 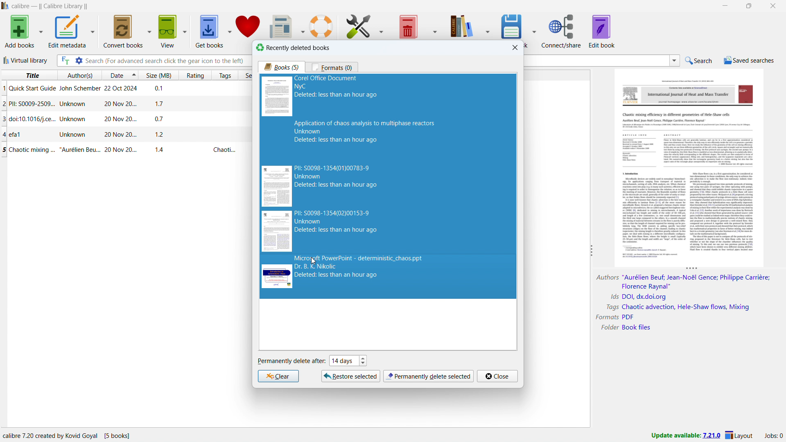 I want to click on 5 books selected, so click(x=388, y=187).